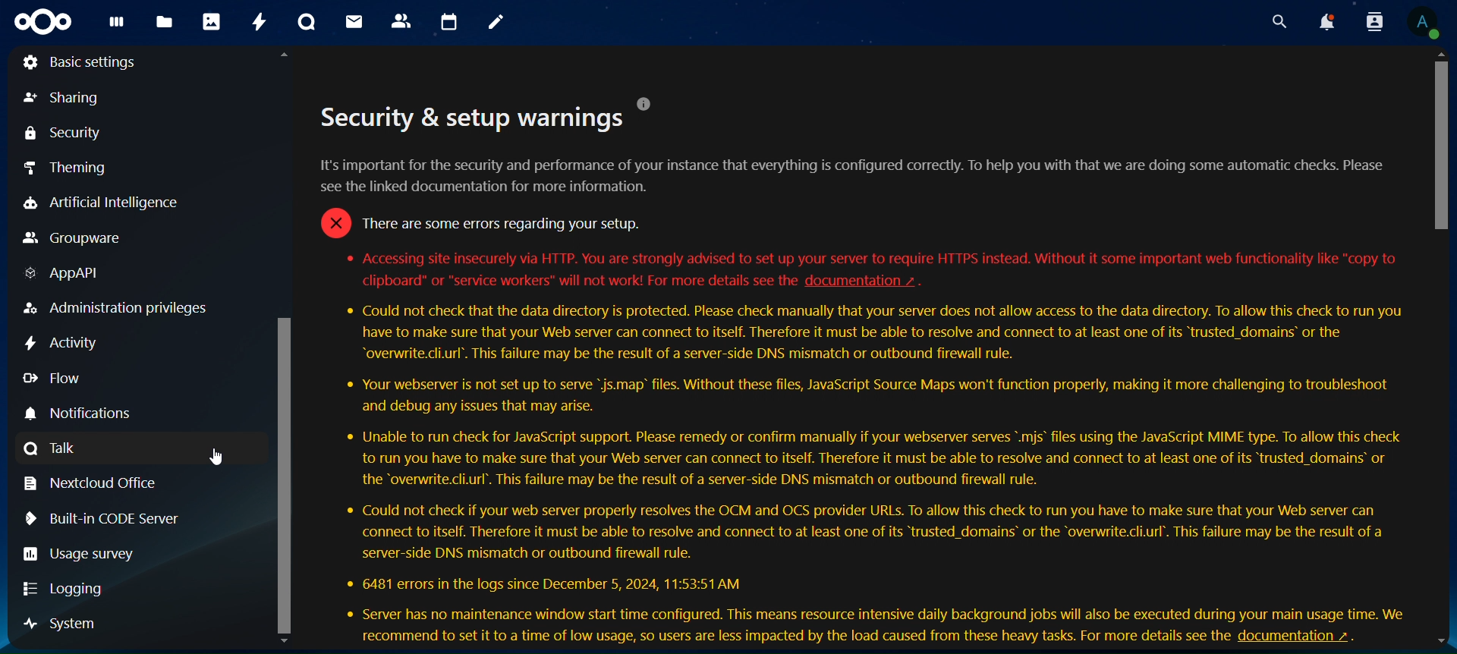 The width and height of the screenshot is (1457, 654). Describe the element at coordinates (285, 354) in the screenshot. I see `scroll bar` at that location.